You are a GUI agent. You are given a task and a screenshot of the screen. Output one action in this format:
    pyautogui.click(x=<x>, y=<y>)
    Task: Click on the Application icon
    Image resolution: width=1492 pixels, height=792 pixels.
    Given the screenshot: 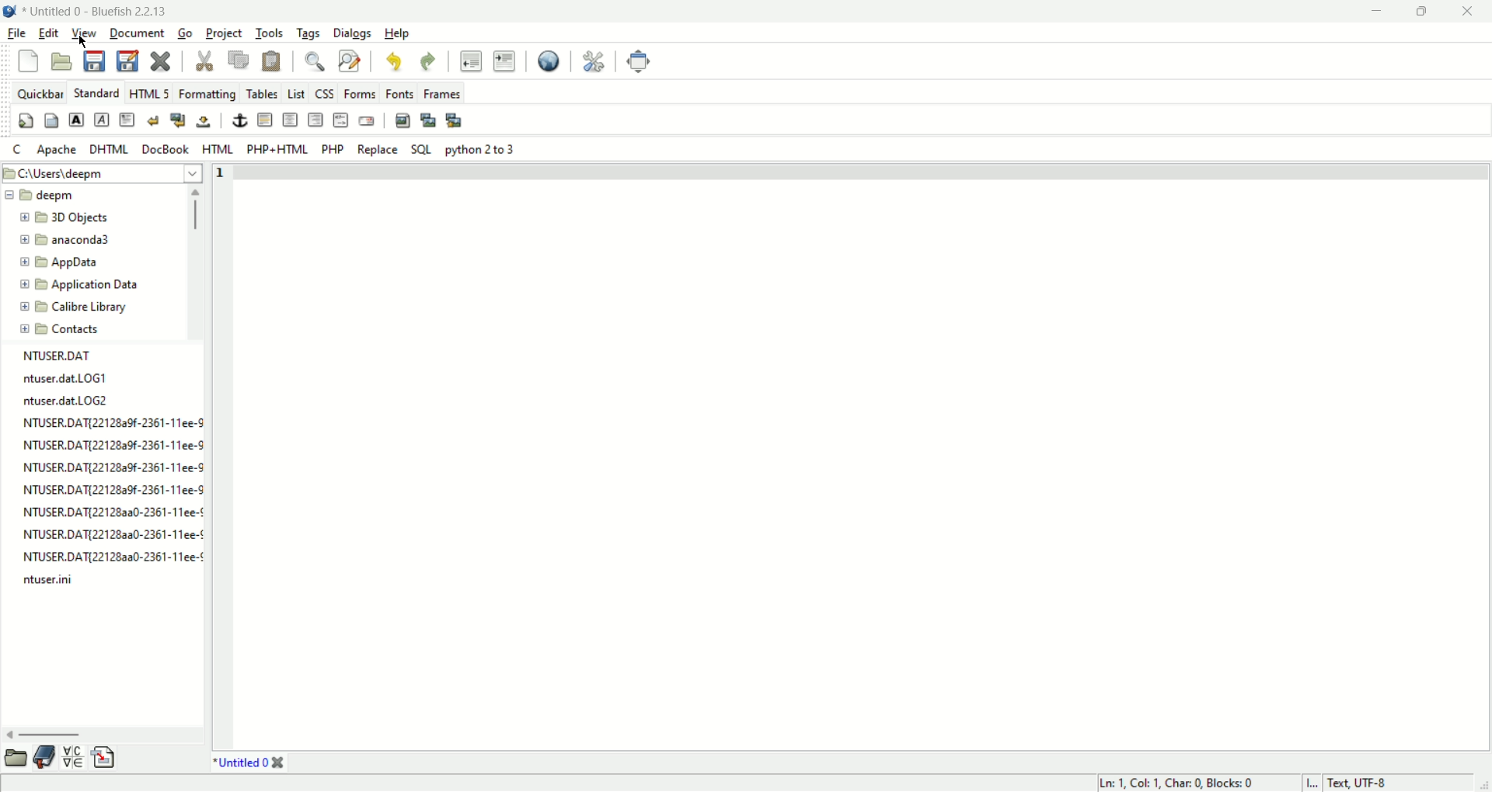 What is the action you would take?
    pyautogui.click(x=9, y=9)
    